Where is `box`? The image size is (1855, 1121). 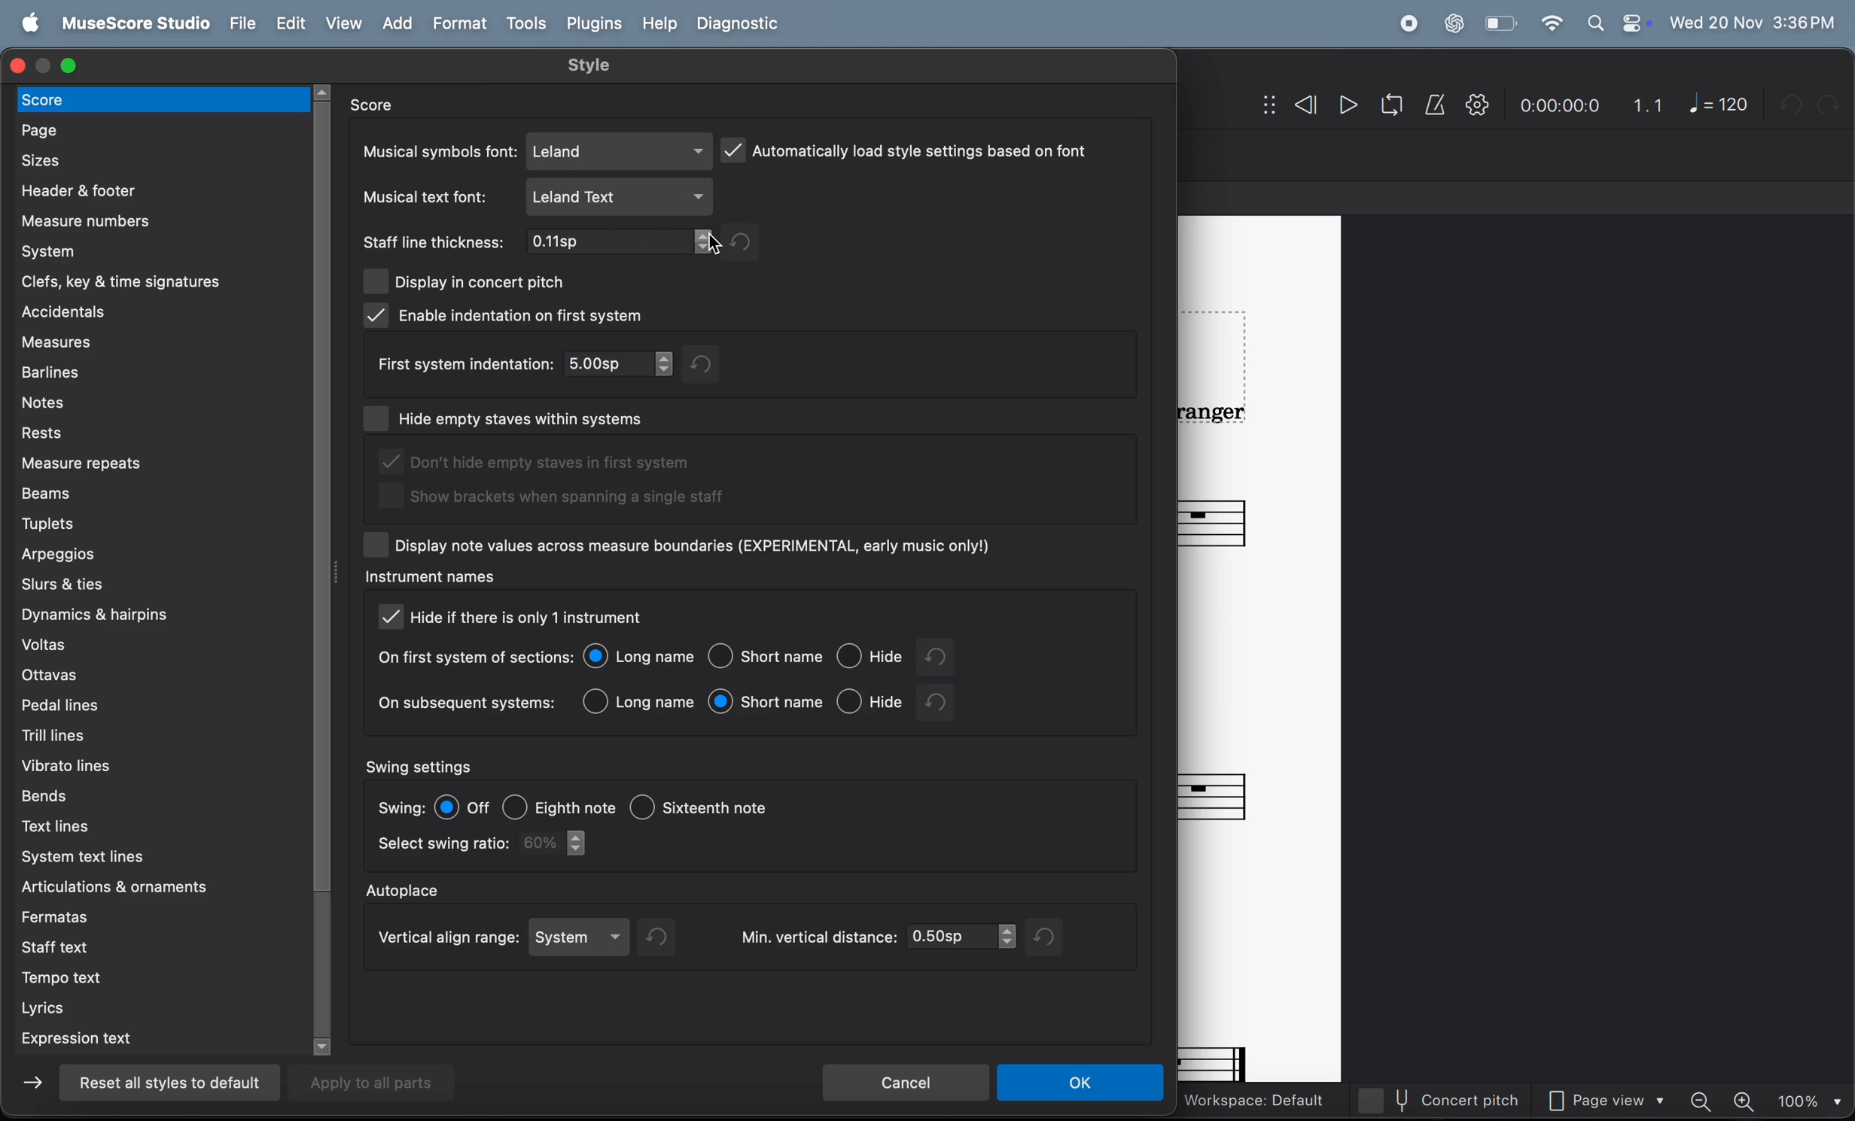
box is located at coordinates (379, 421).